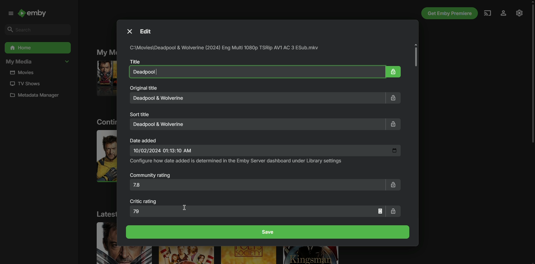  I want to click on Deadpool and Wolverine, so click(256, 124).